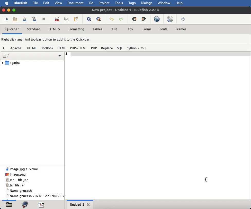 This screenshot has width=251, height=209. Describe the element at coordinates (58, 4) in the screenshot. I see `view` at that location.